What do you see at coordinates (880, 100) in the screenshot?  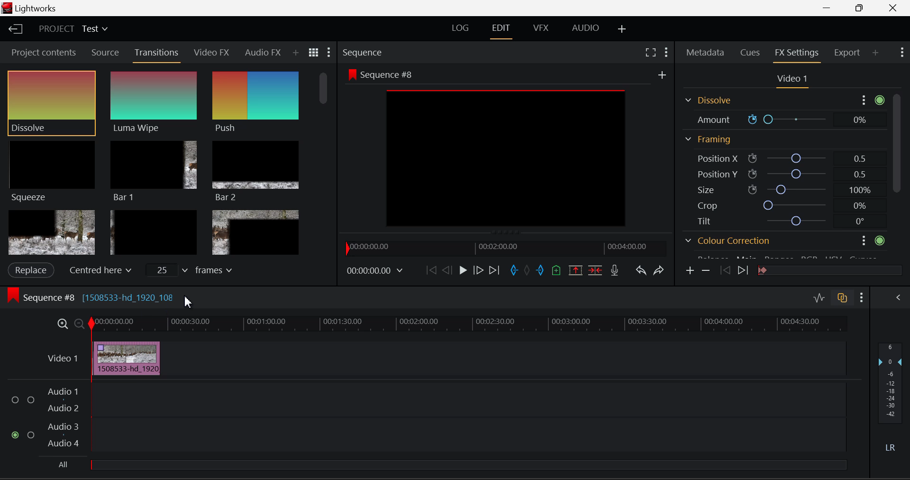 I see `active` at bounding box center [880, 100].